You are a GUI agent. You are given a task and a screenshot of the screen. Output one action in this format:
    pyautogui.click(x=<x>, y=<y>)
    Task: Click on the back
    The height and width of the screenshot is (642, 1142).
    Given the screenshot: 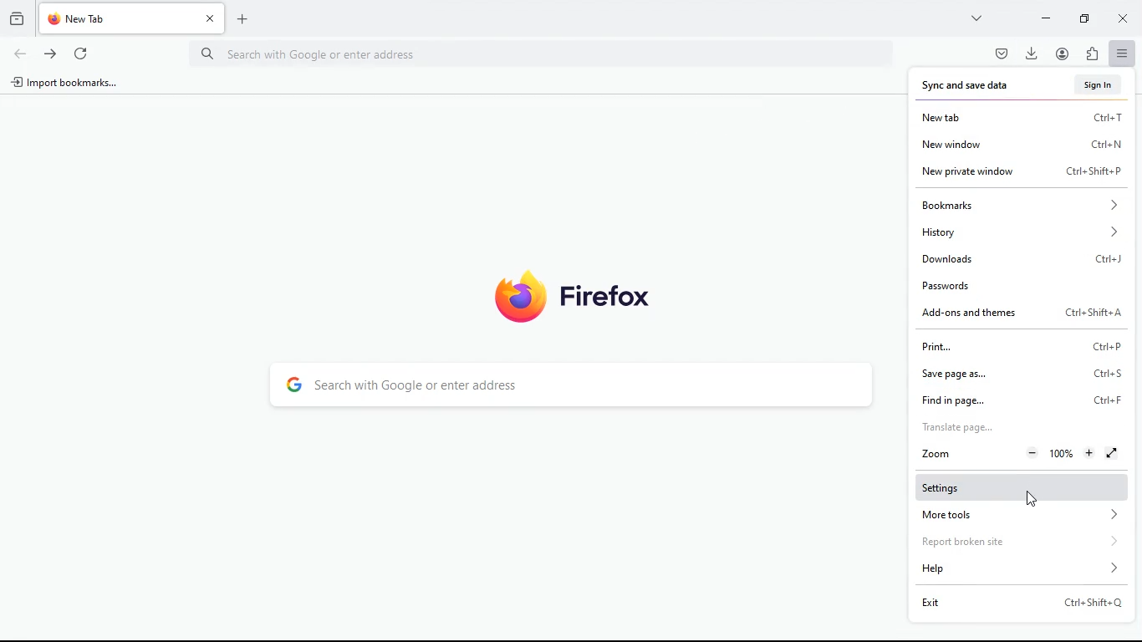 What is the action you would take?
    pyautogui.click(x=18, y=54)
    